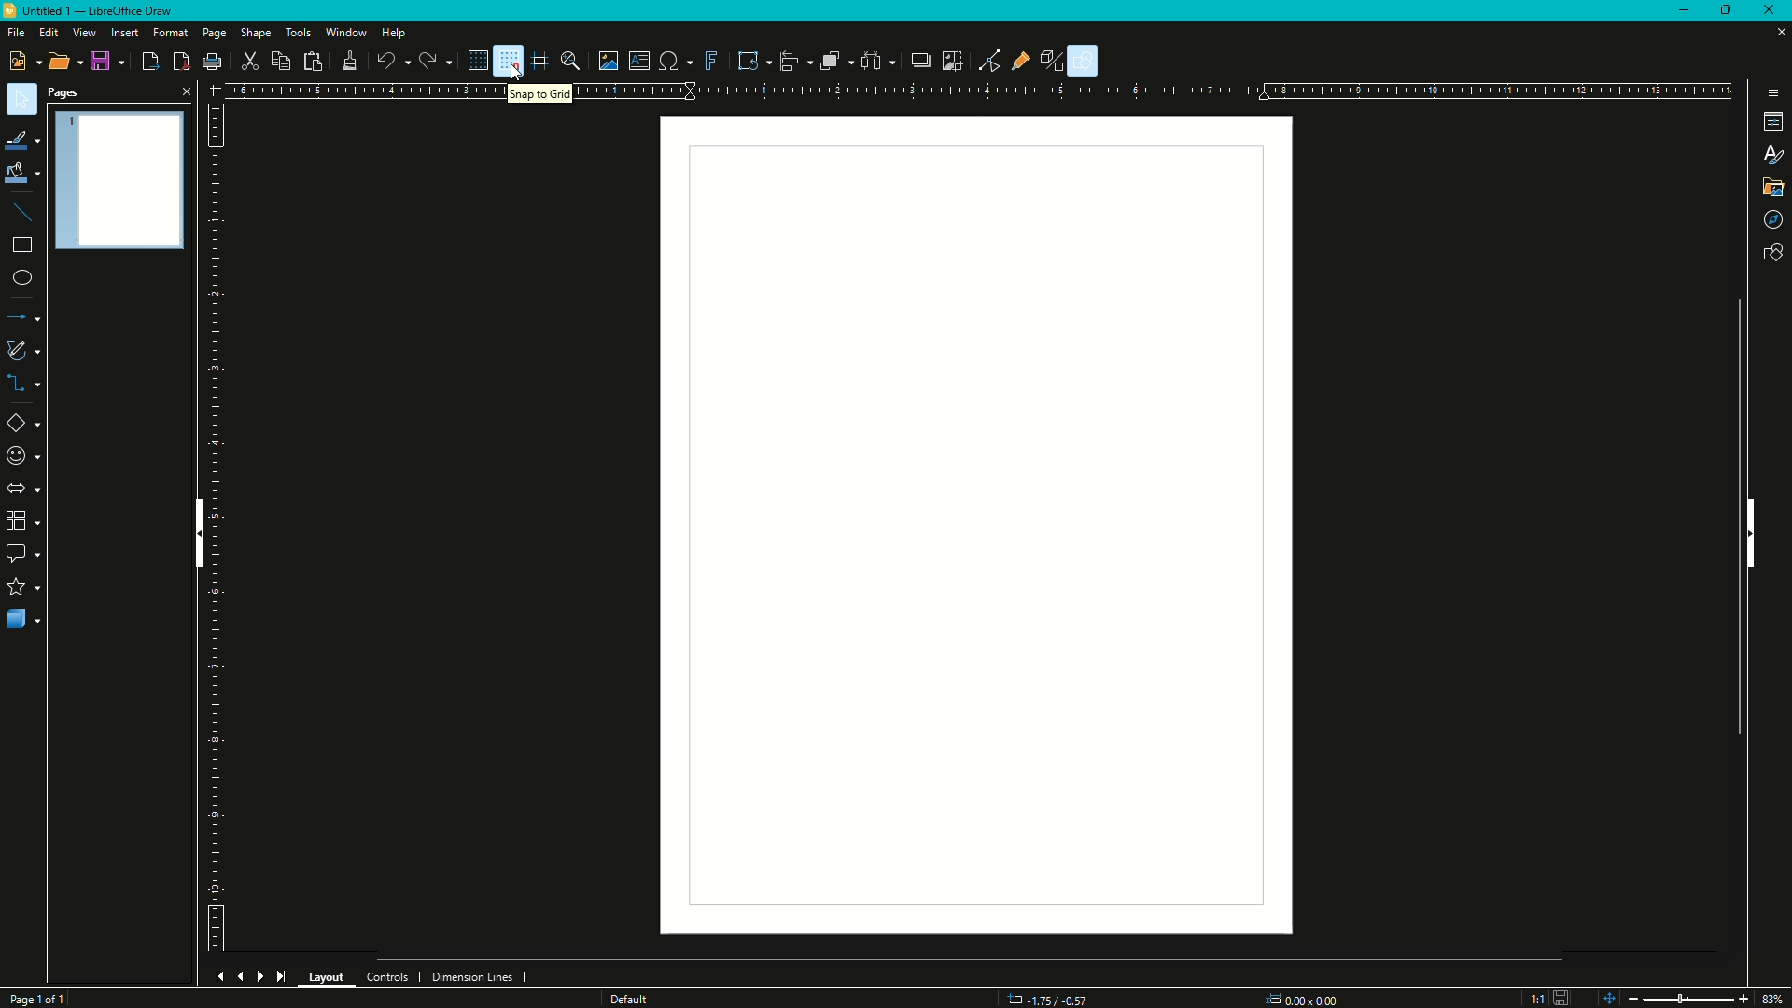 This screenshot has height=1008, width=1792. I want to click on 3D Objects, so click(28, 622).